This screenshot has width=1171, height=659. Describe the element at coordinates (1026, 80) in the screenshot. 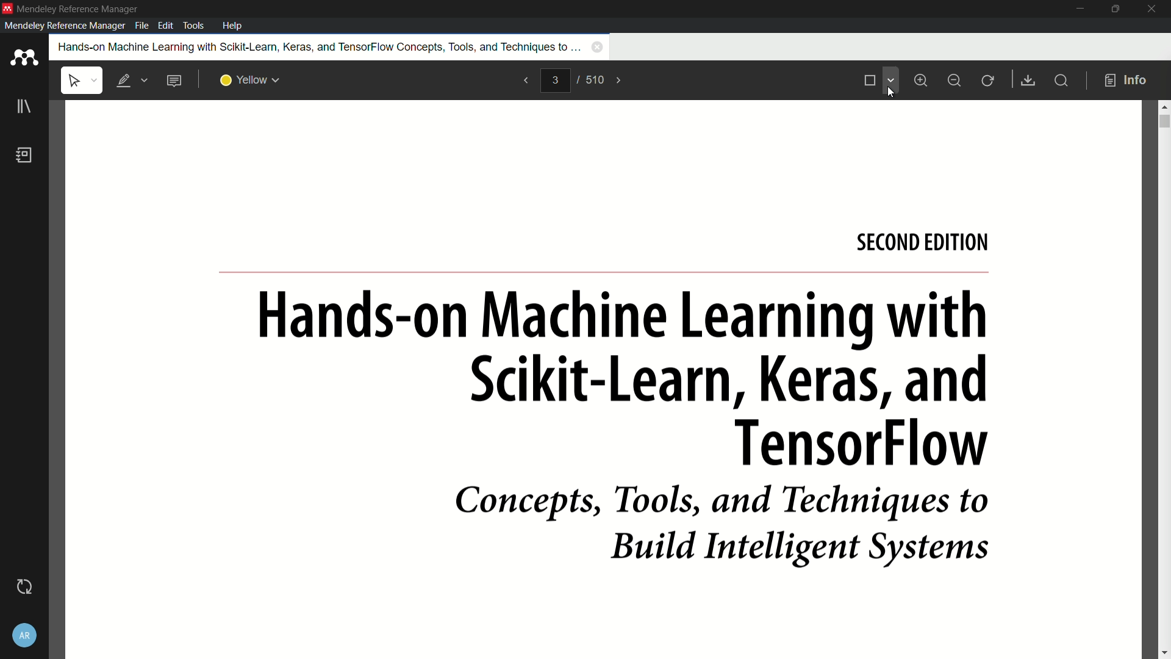

I see `save` at that location.